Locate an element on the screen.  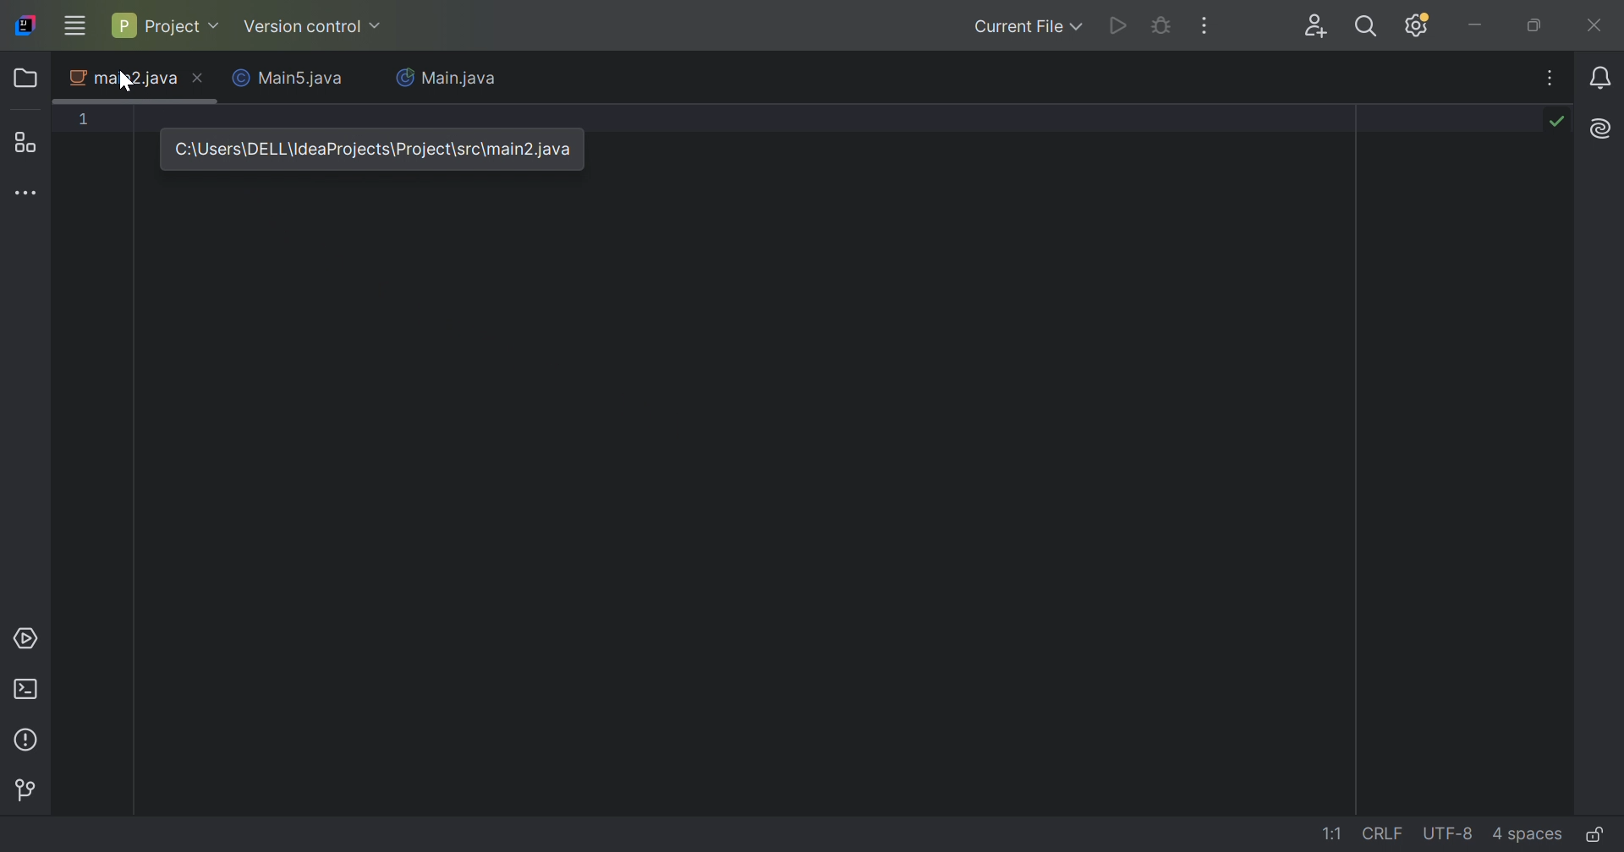
Debug is located at coordinates (1160, 26).